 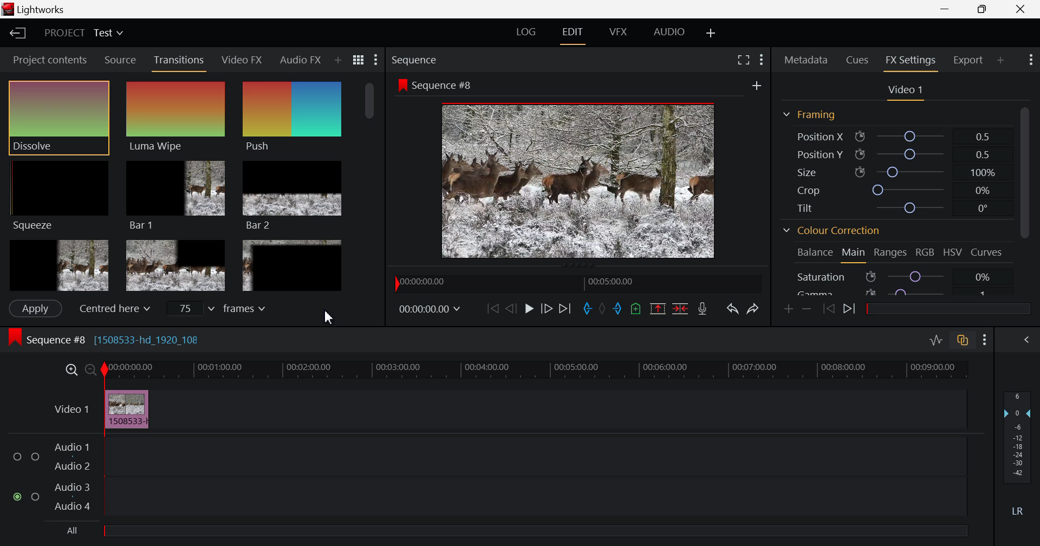 What do you see at coordinates (49, 60) in the screenshot?
I see `Project contents` at bounding box center [49, 60].